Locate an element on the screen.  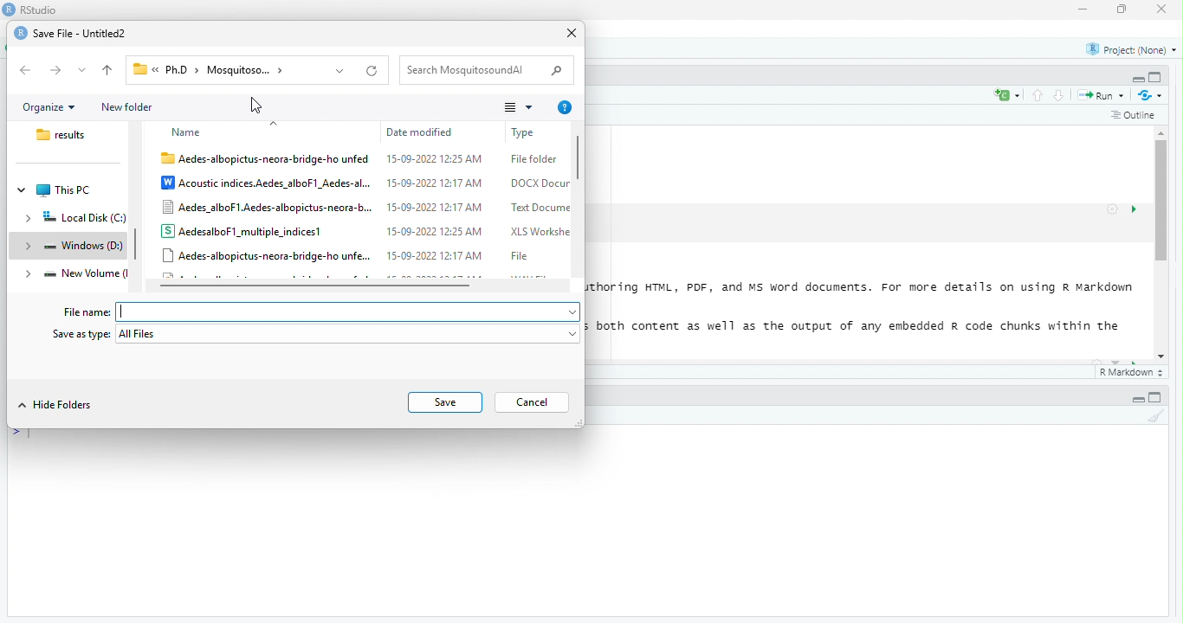
logo is located at coordinates (21, 33).